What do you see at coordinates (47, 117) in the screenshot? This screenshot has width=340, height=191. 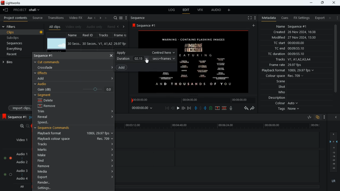 I see `reveal` at bounding box center [47, 117].